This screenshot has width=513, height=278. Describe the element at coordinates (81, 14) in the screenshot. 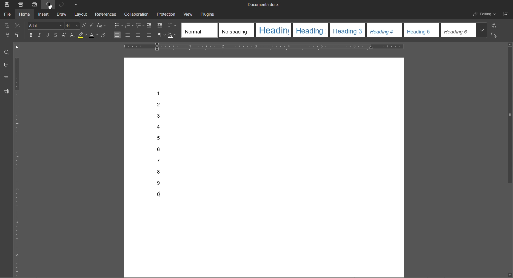

I see `Layout` at that location.